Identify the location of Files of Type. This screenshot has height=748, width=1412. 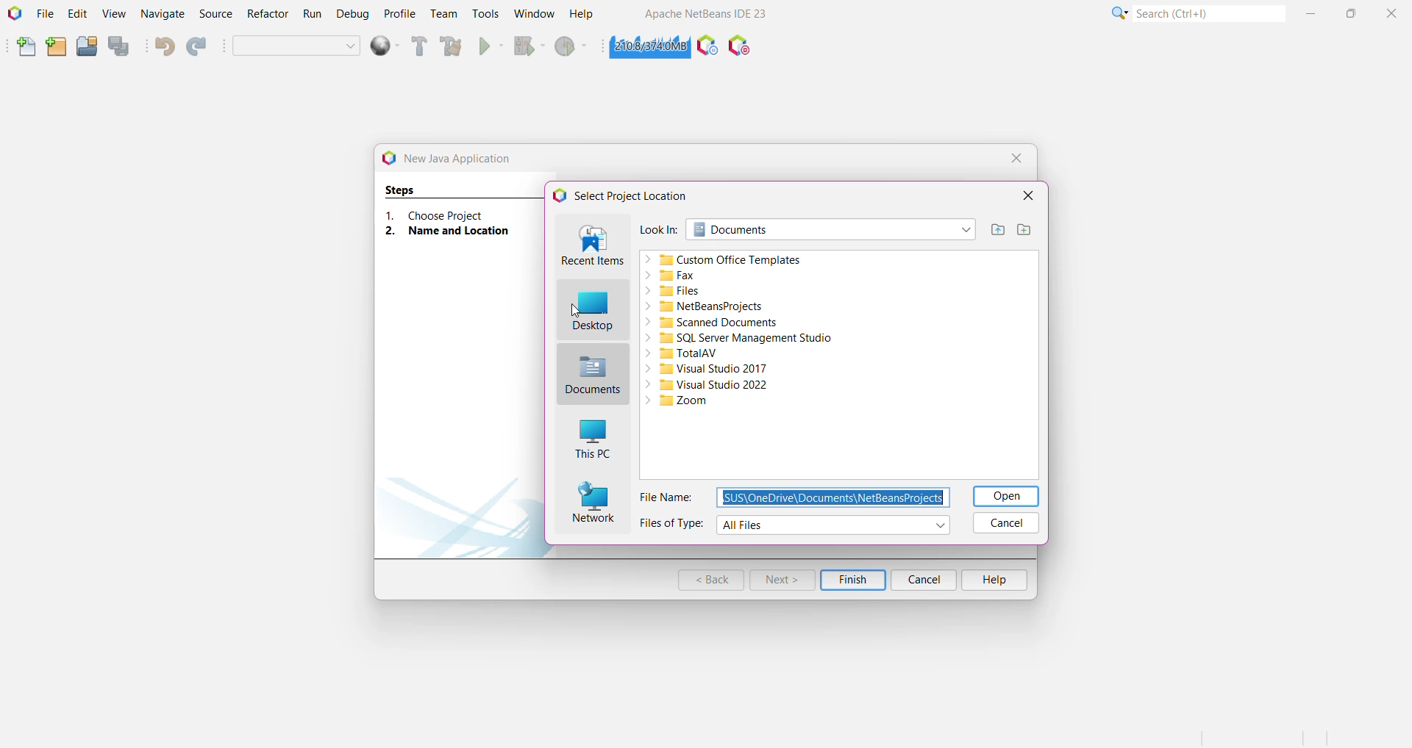
(674, 525).